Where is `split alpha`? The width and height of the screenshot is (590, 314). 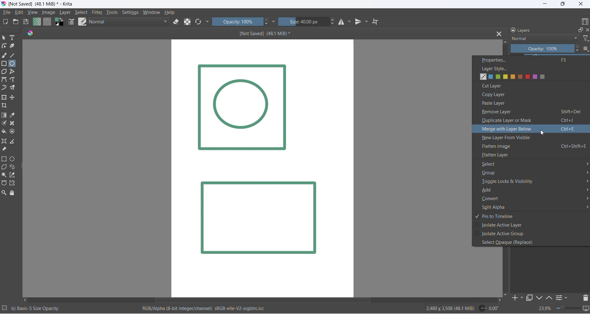 split alpha is located at coordinates (532, 207).